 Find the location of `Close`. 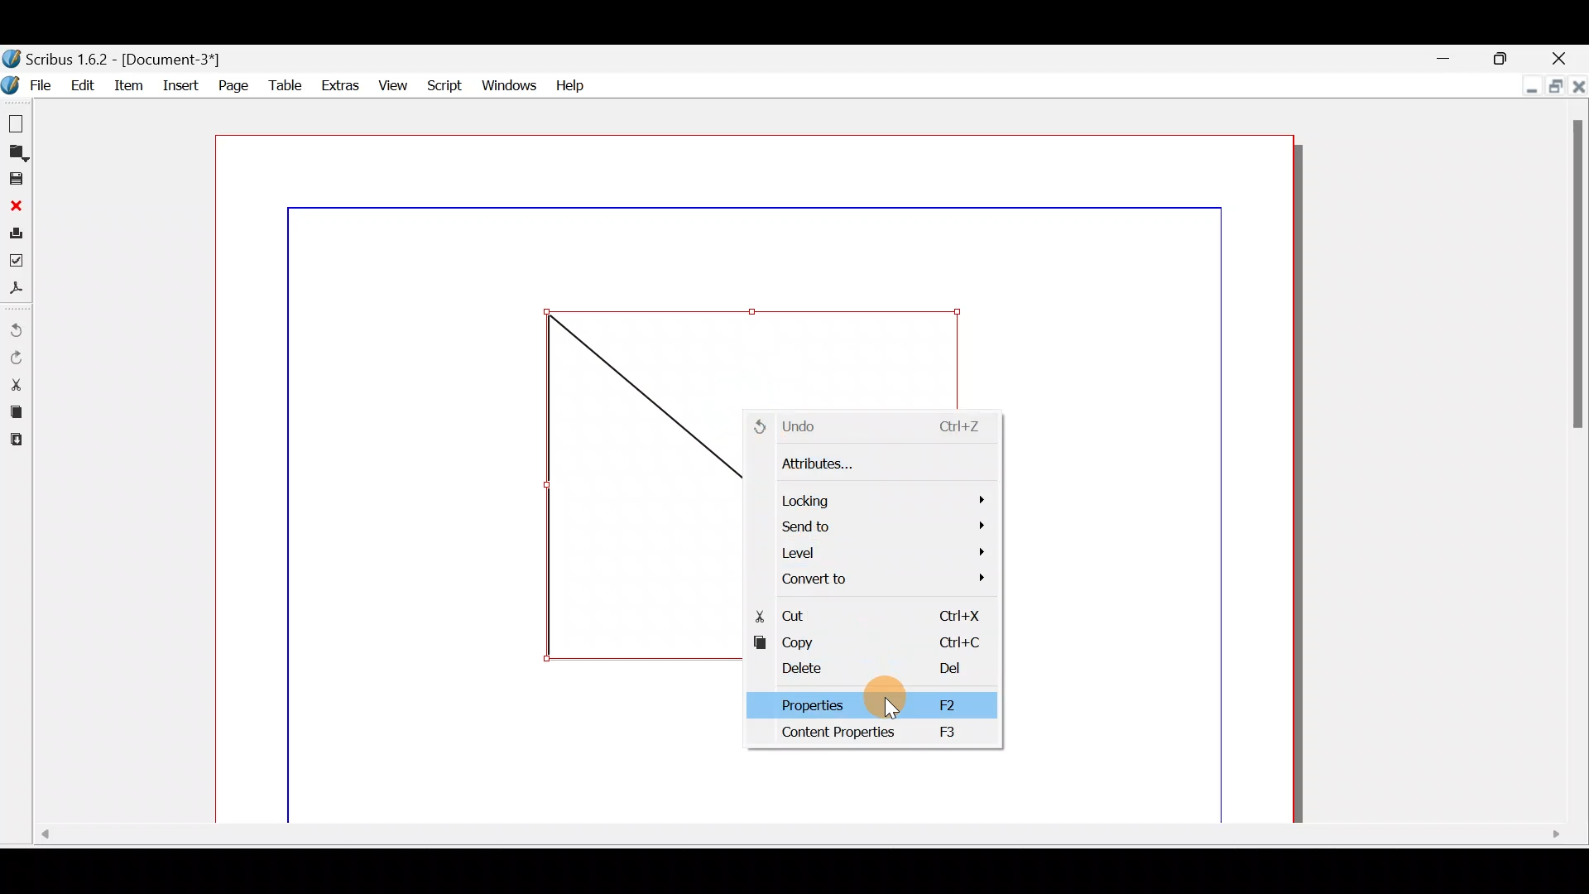

Close is located at coordinates (14, 204).